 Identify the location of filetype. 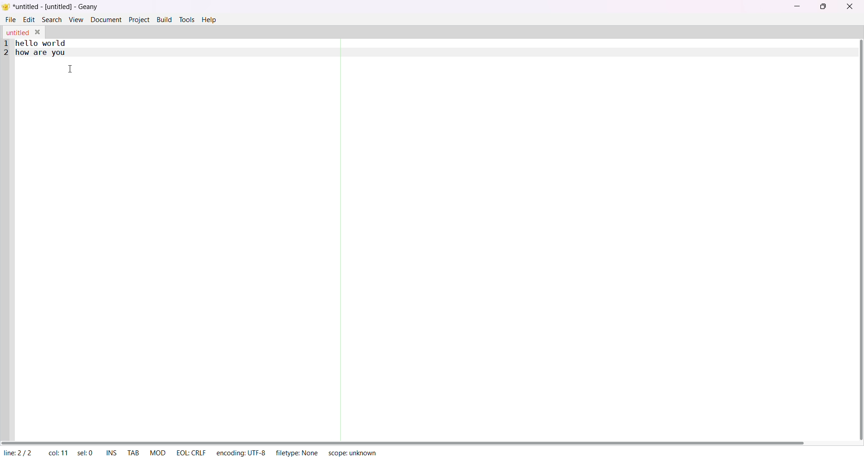
(296, 452).